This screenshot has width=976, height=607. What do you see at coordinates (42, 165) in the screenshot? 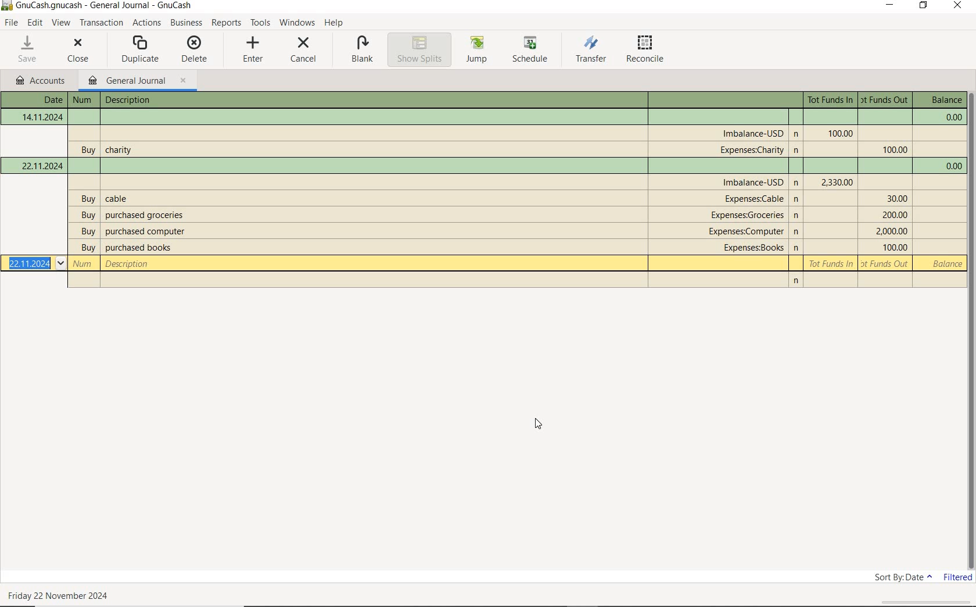
I see `Date` at bounding box center [42, 165].